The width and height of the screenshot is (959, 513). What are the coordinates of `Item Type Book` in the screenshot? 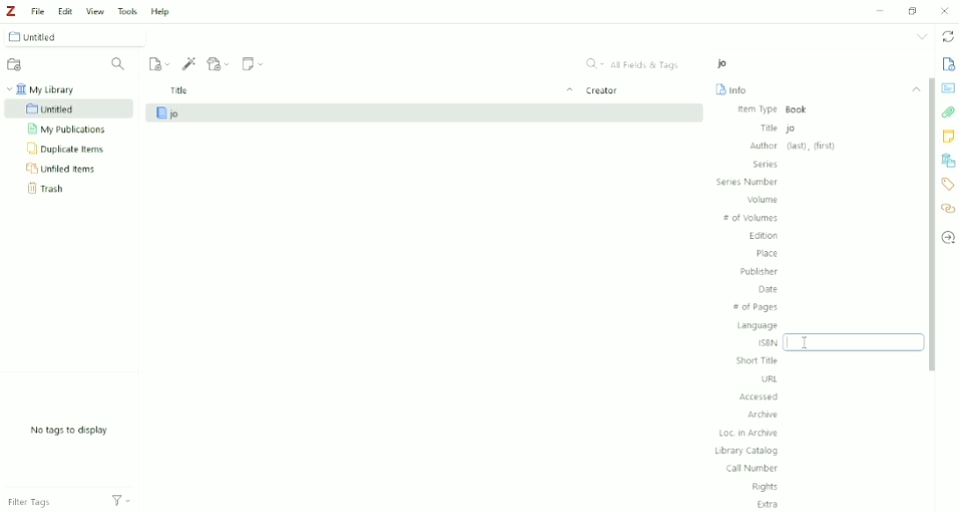 It's located at (781, 110).